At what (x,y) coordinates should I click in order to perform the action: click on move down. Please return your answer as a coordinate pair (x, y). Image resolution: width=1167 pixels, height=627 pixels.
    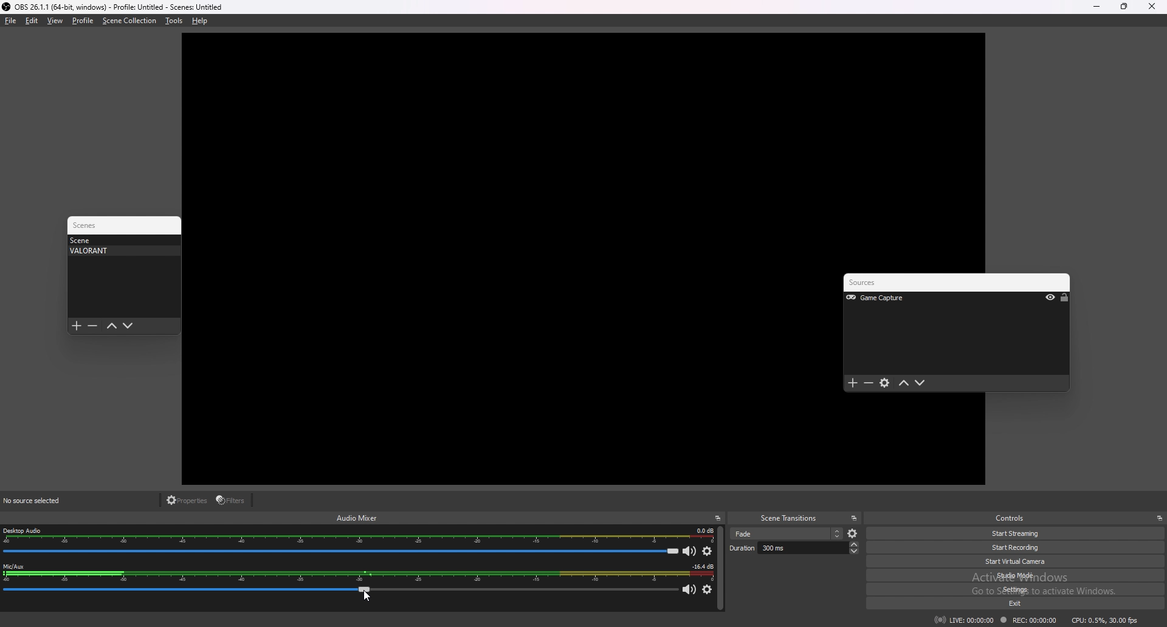
    Looking at the image, I should click on (920, 383).